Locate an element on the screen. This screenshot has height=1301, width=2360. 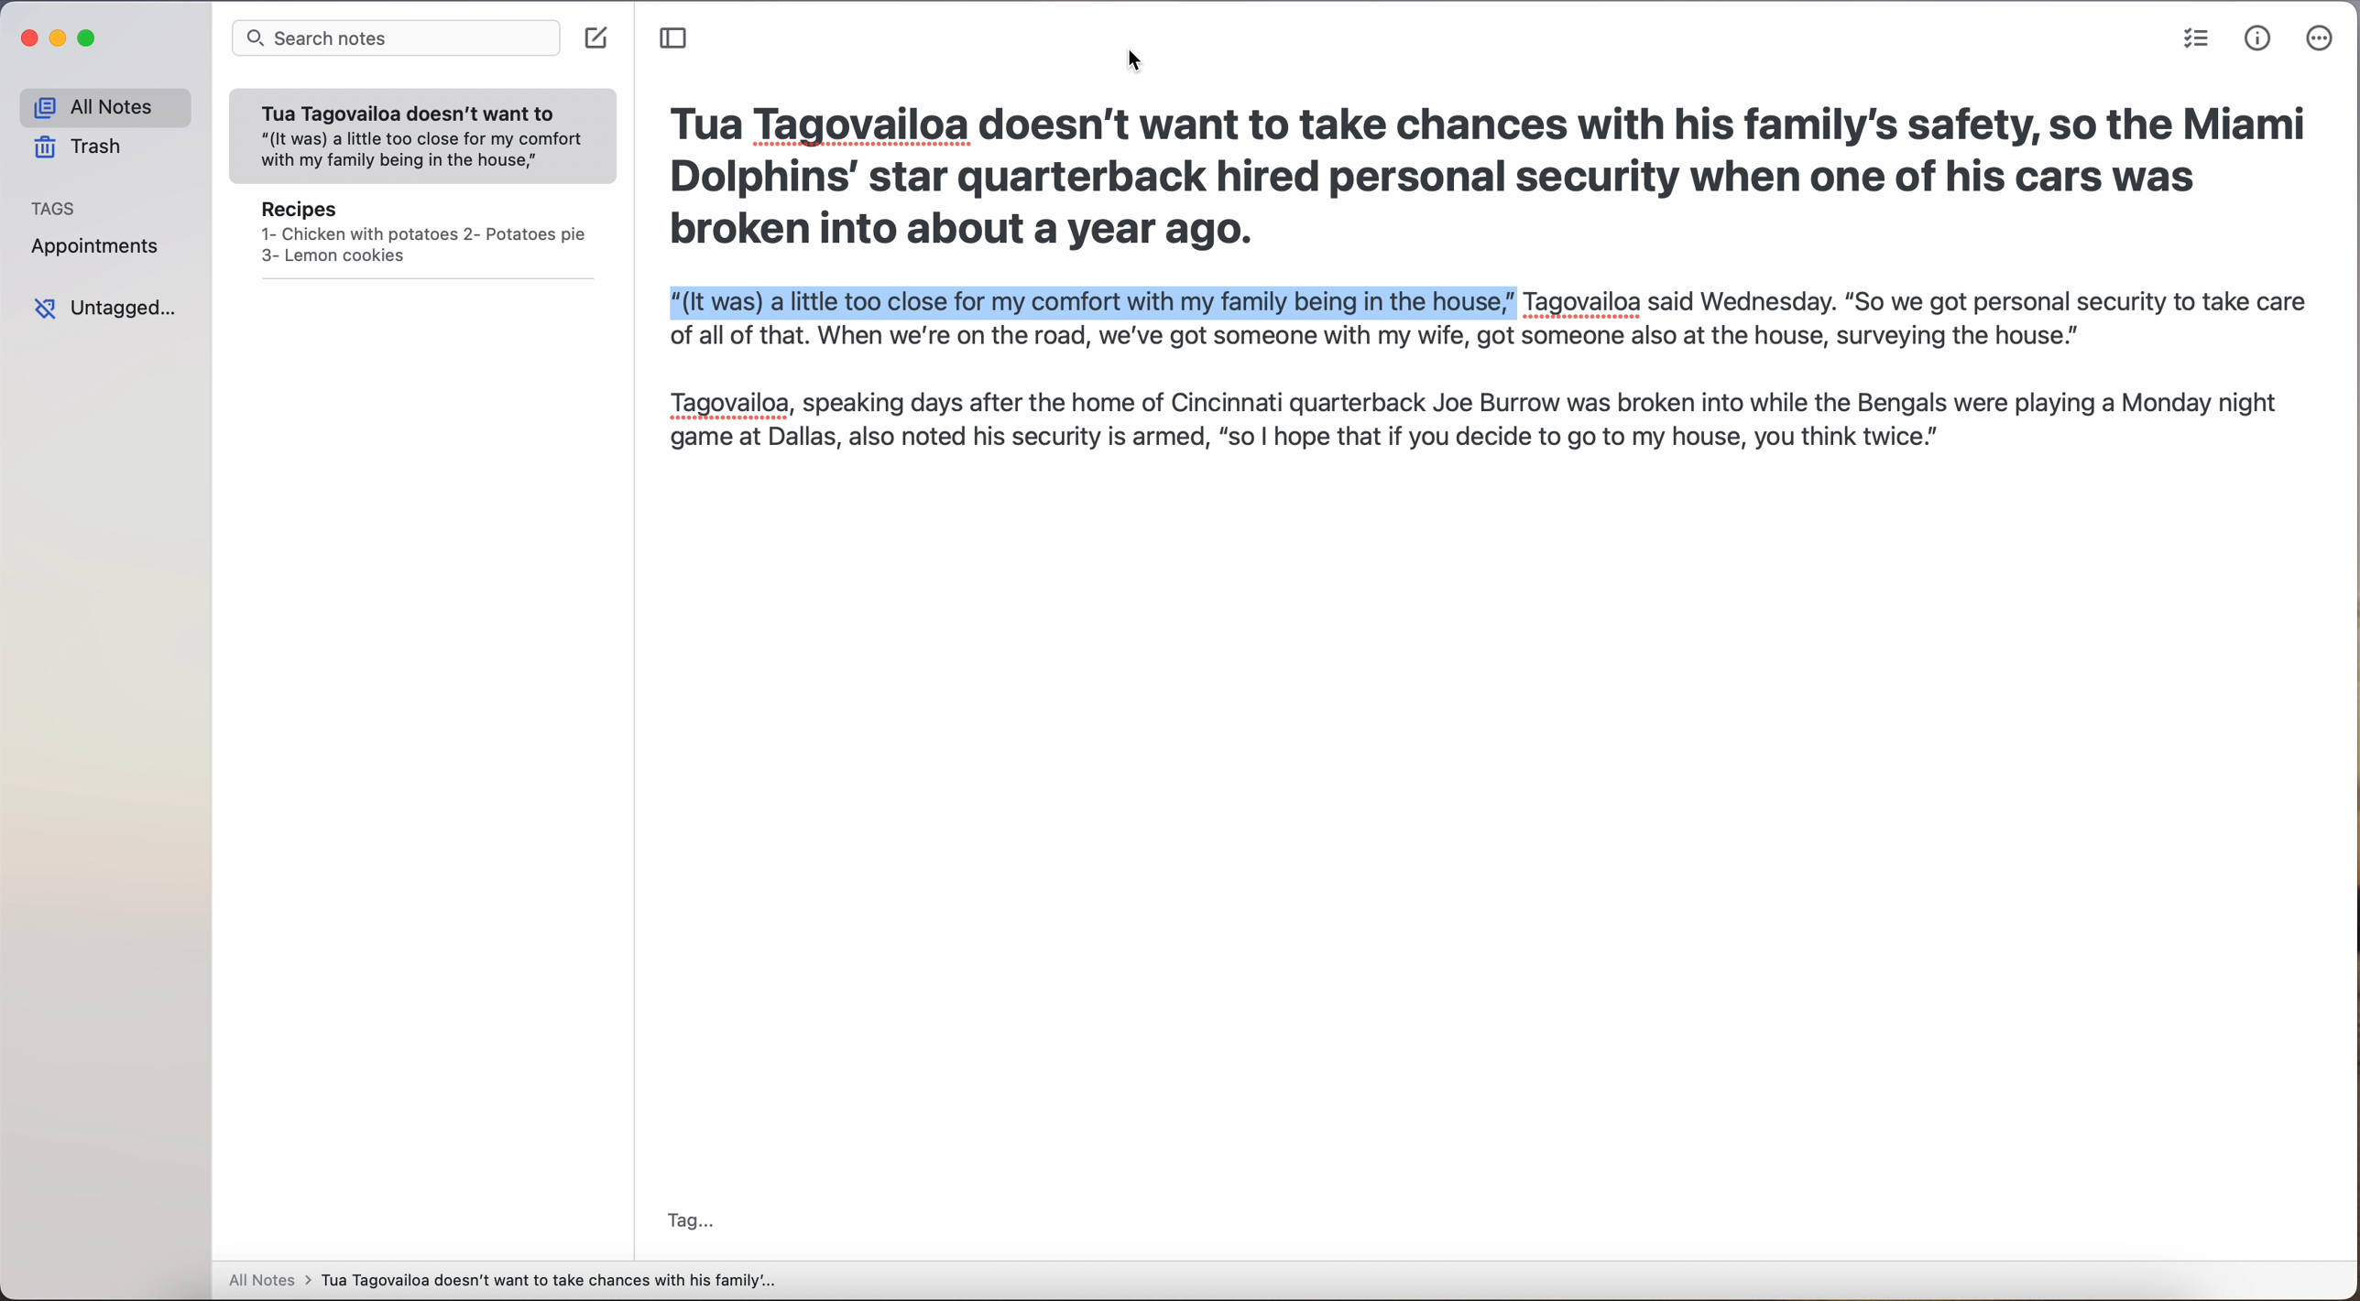
toggle sidebar is located at coordinates (674, 37).